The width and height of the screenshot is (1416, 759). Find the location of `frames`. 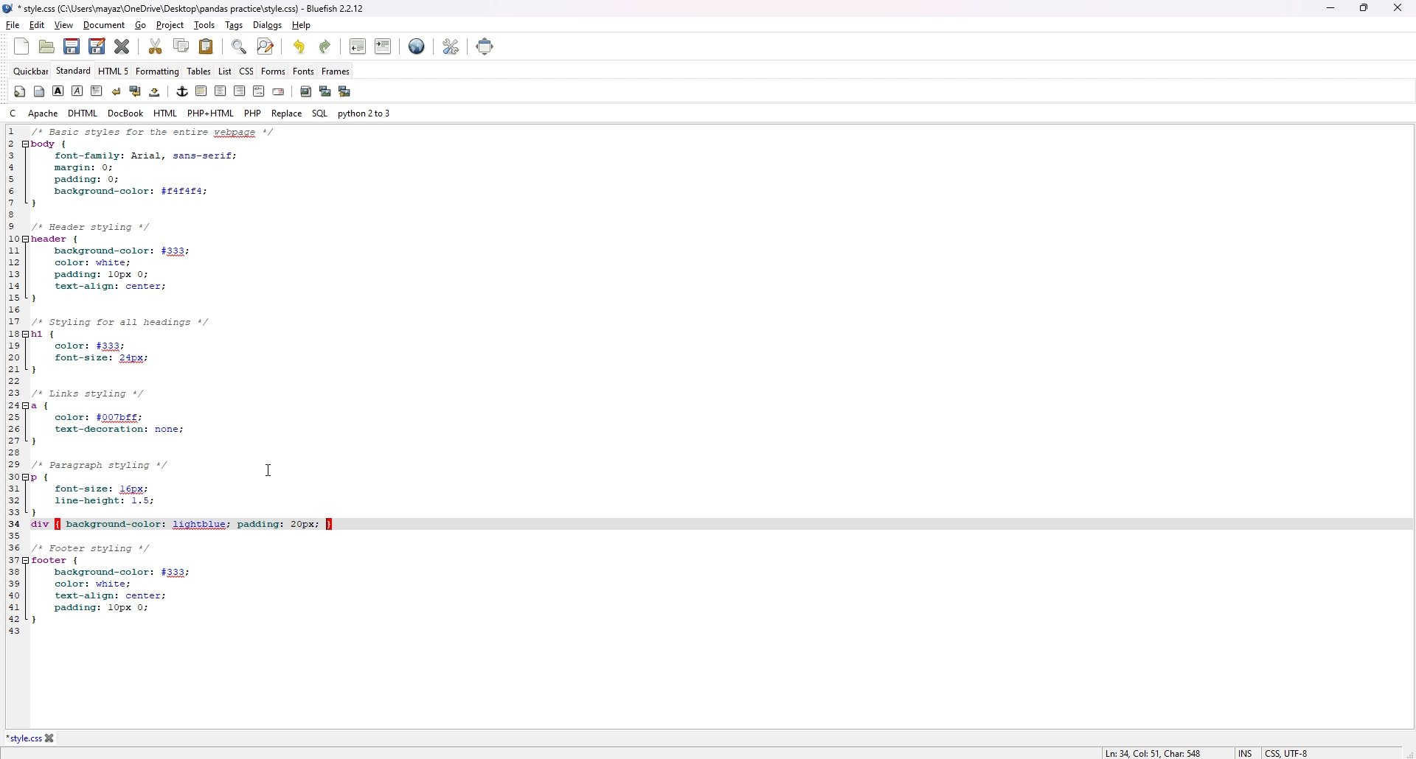

frames is located at coordinates (336, 71).